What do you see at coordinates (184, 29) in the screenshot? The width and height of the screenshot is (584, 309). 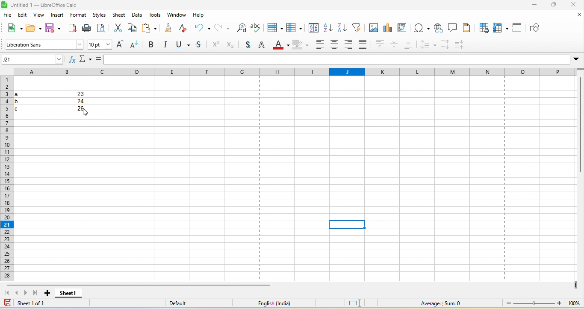 I see `clear direct formatting` at bounding box center [184, 29].